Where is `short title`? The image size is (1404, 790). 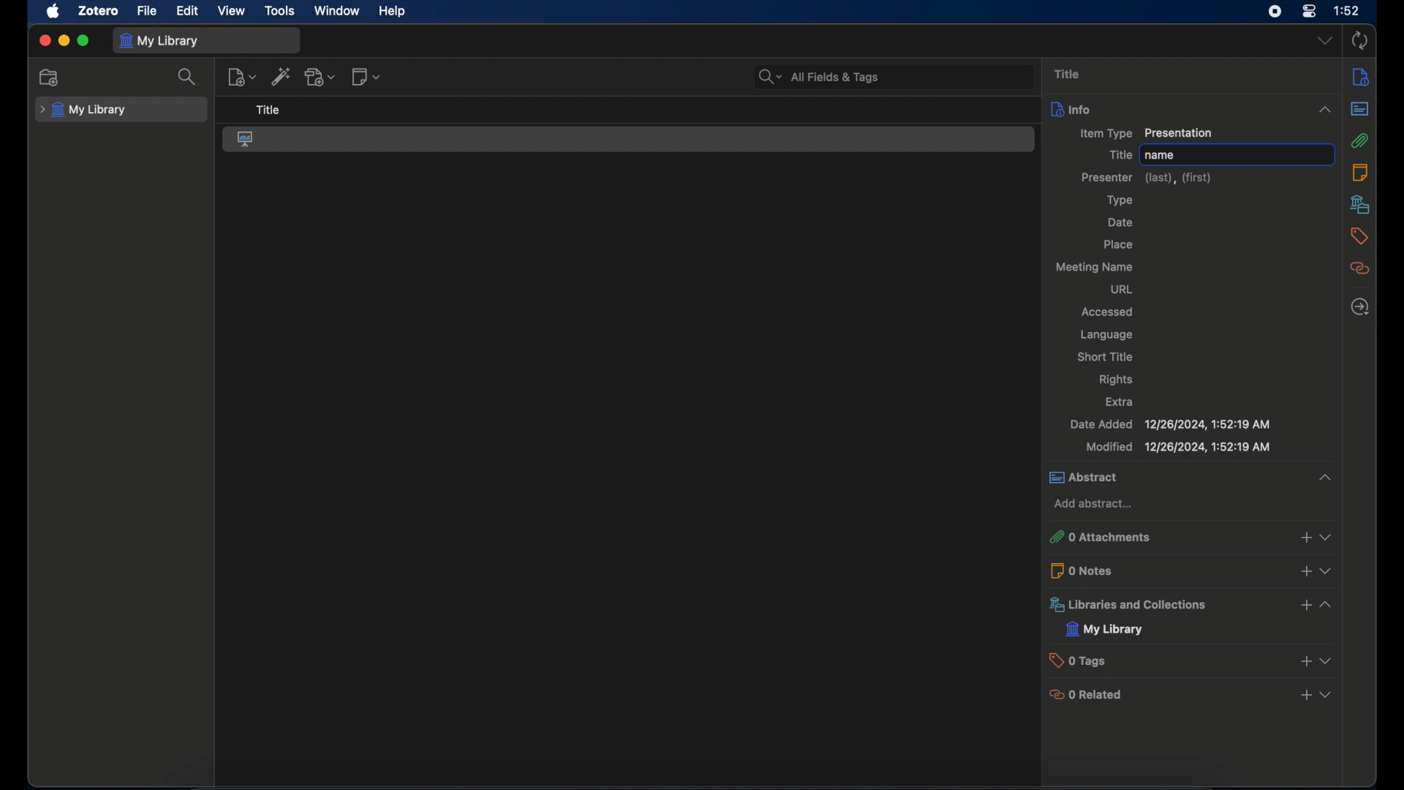 short title is located at coordinates (1109, 358).